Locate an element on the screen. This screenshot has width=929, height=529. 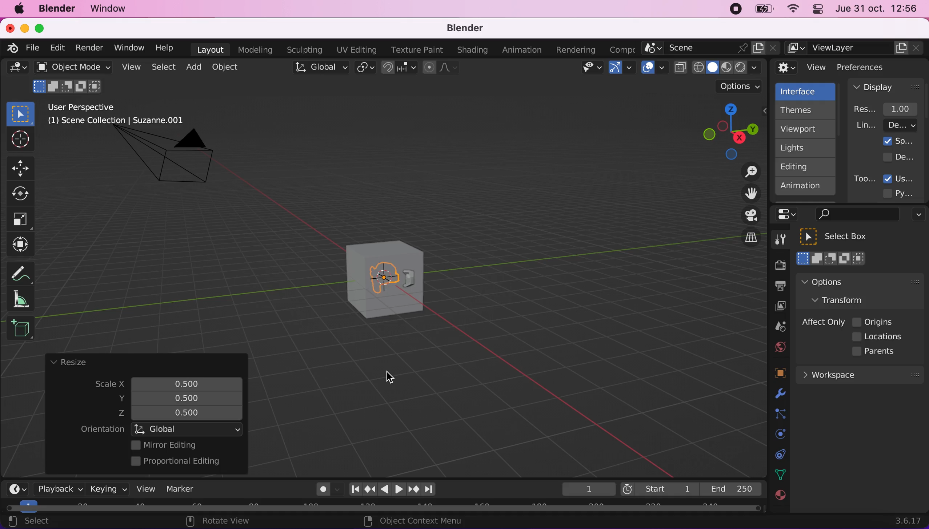
resized suzanne is located at coordinates (392, 279).